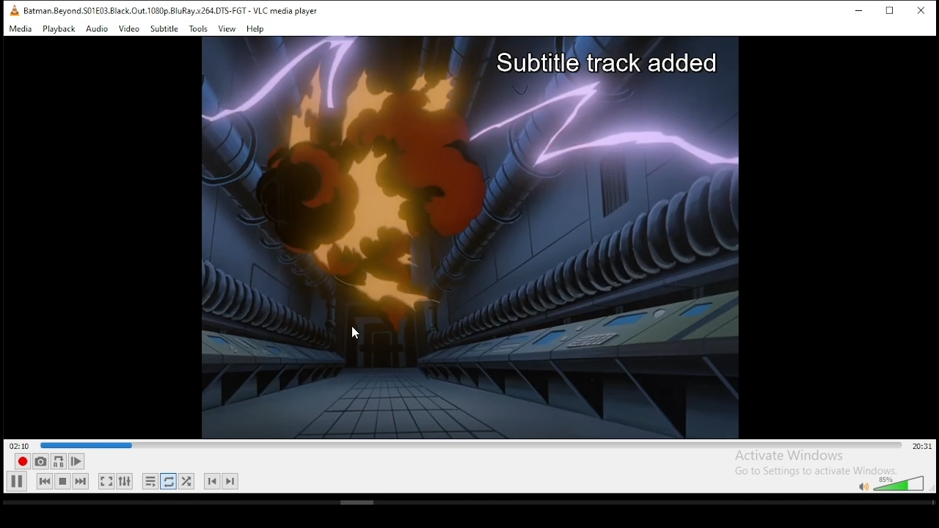  Describe the element at coordinates (168, 481) in the screenshot. I see `click to toggle between loop all, loop one, and no loop` at that location.